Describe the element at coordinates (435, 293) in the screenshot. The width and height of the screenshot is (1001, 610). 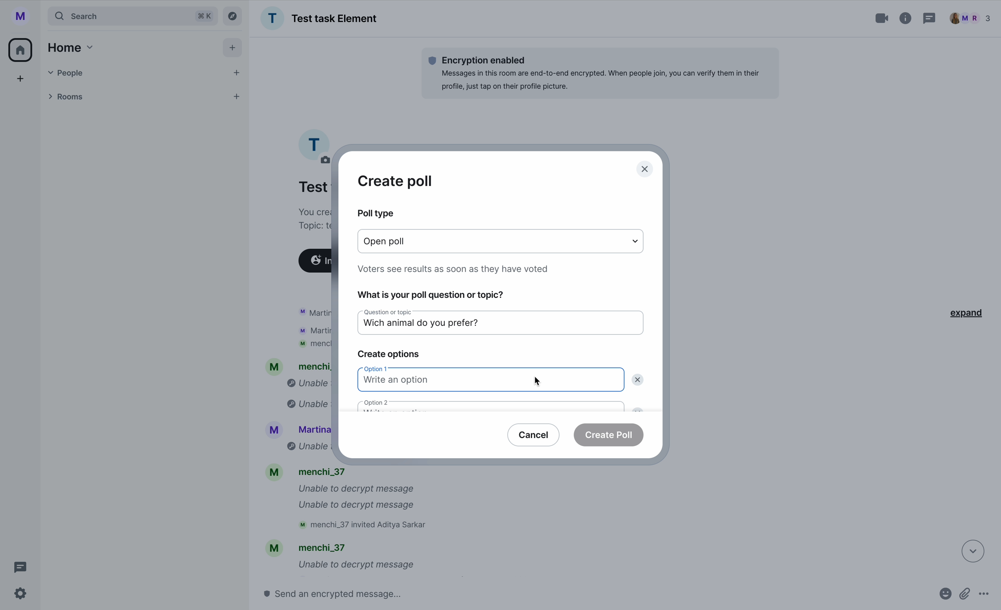
I see `what is your poll question or topic?` at that location.